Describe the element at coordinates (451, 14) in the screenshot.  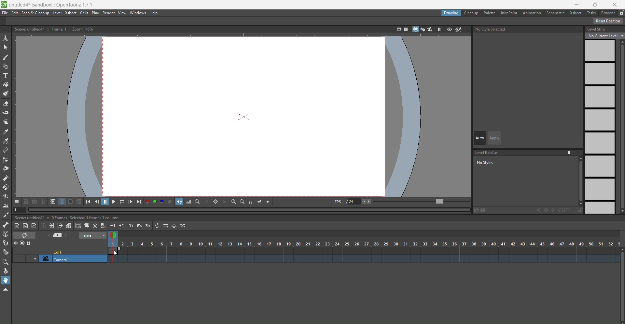
I see `drawing` at that location.